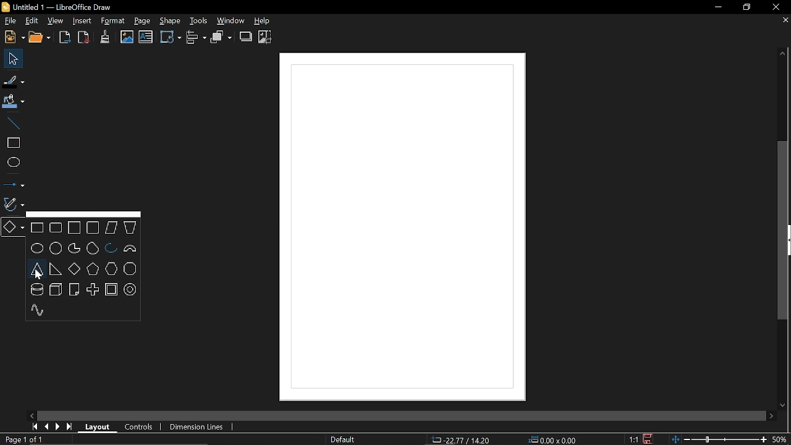 This screenshot has width=791, height=445. I want to click on Move right, so click(771, 416).